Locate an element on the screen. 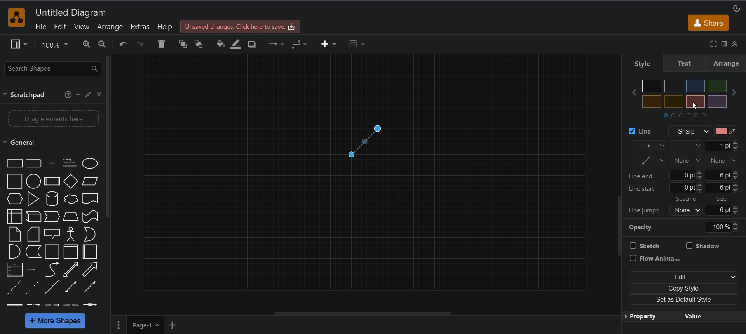 The image size is (746, 334). redo is located at coordinates (140, 43).